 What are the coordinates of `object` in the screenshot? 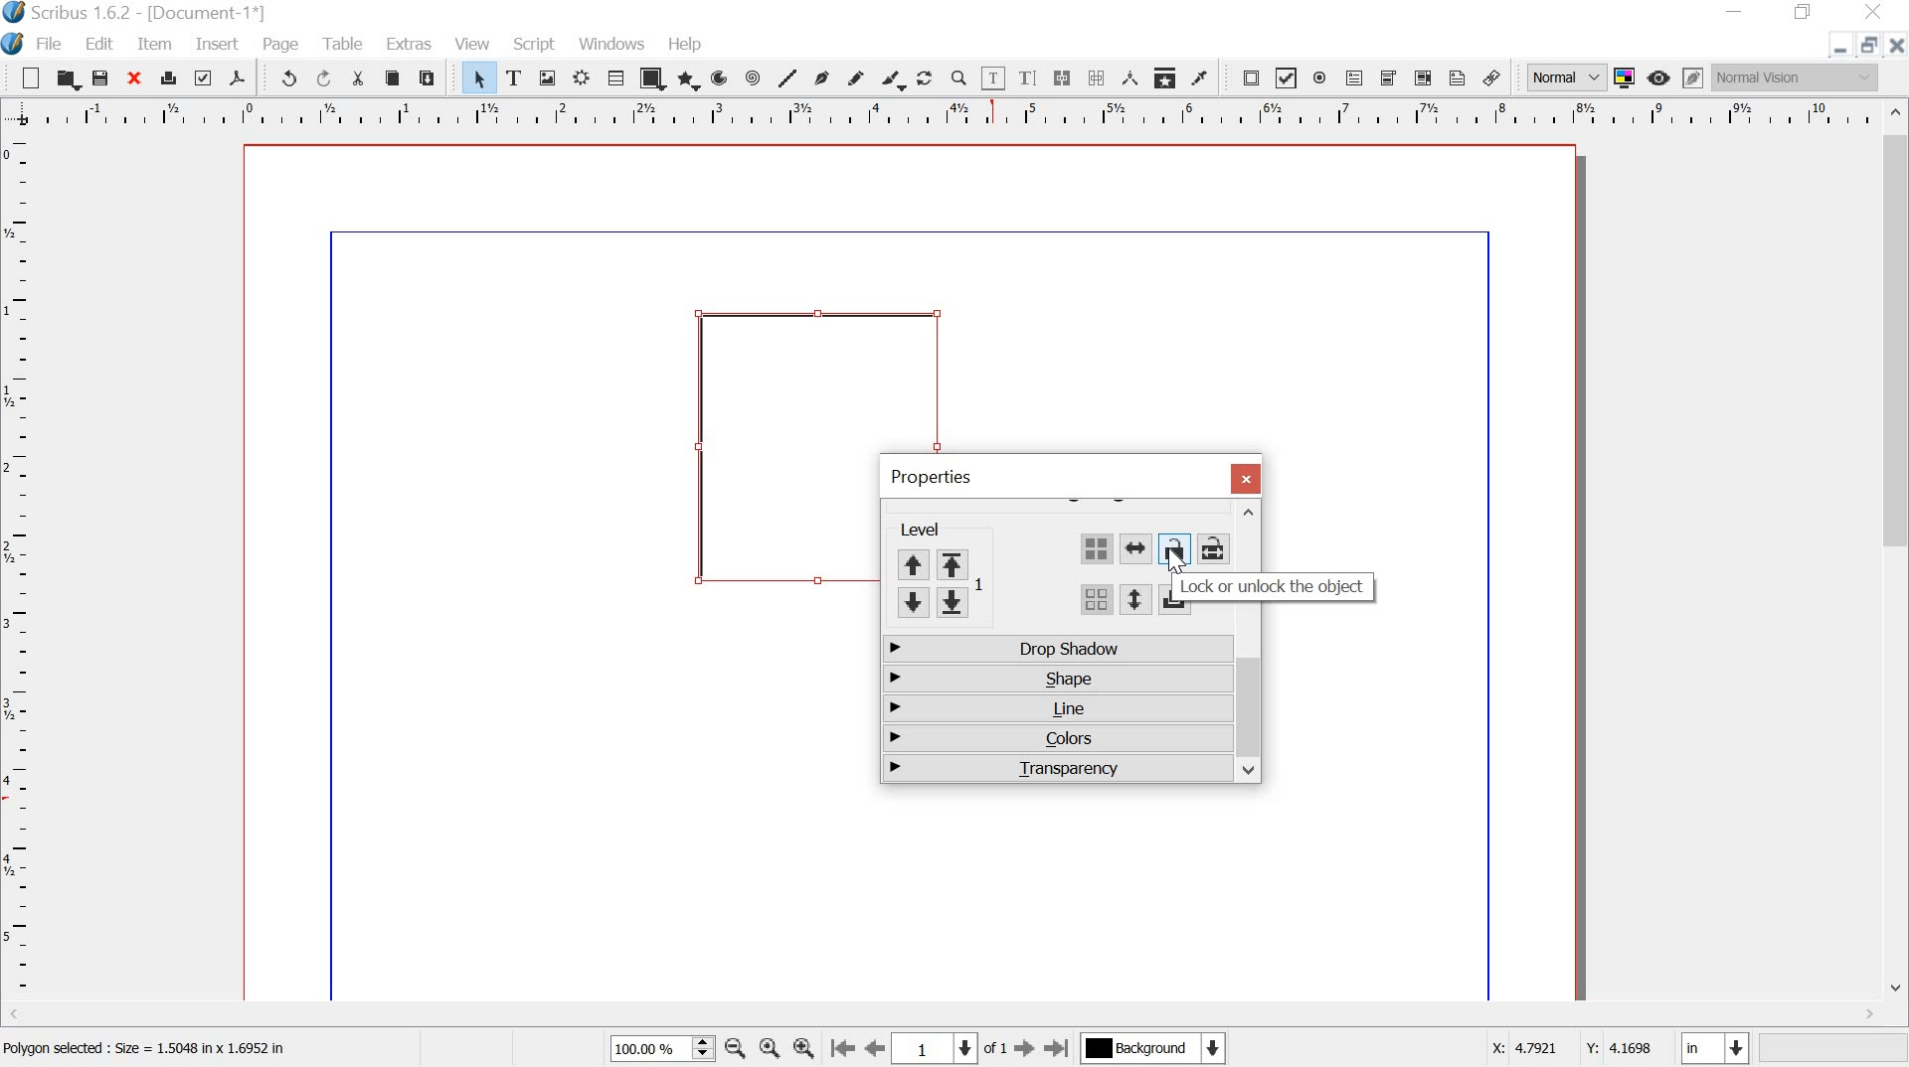 It's located at (781, 445).